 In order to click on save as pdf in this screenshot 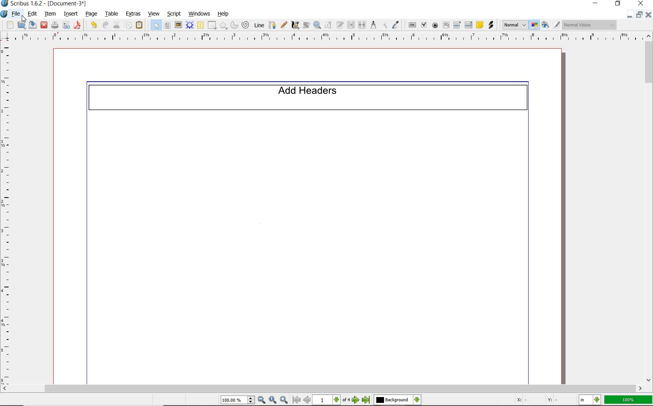, I will do `click(77, 25)`.